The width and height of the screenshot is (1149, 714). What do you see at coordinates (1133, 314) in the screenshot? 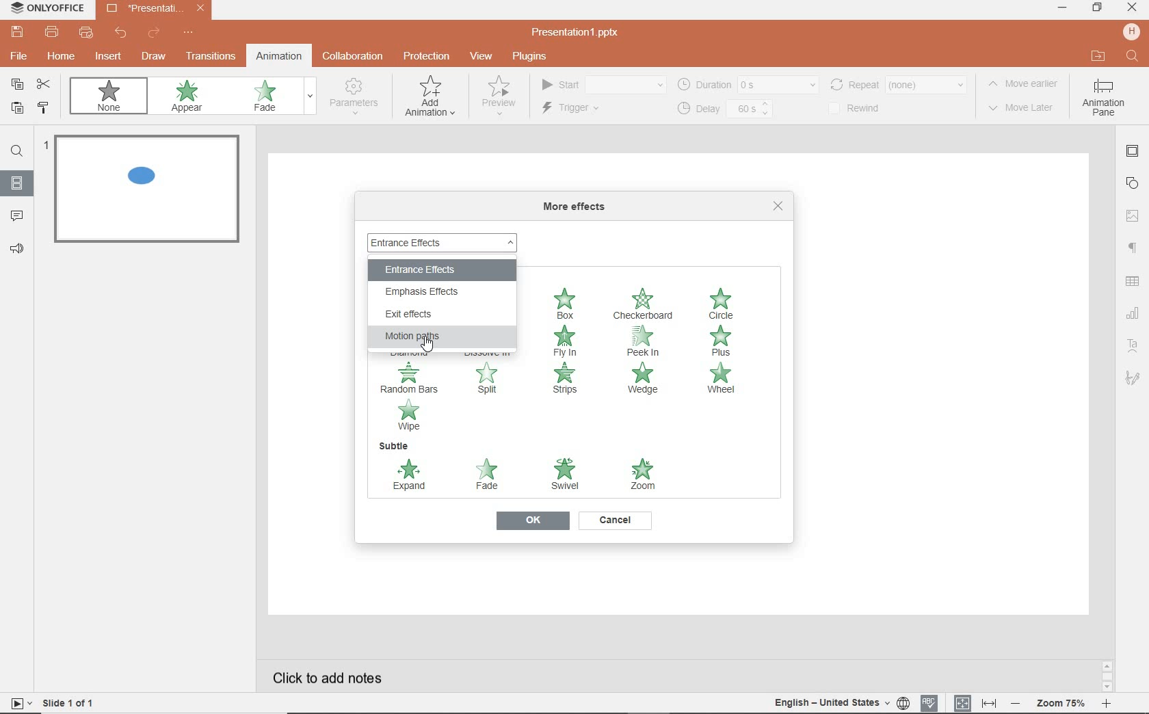
I see `chart settings` at bounding box center [1133, 314].